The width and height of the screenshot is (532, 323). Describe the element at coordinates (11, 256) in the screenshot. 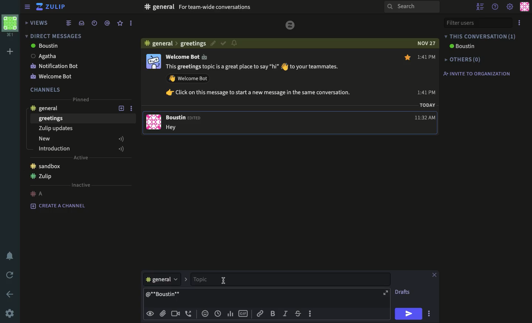

I see `notification` at that location.